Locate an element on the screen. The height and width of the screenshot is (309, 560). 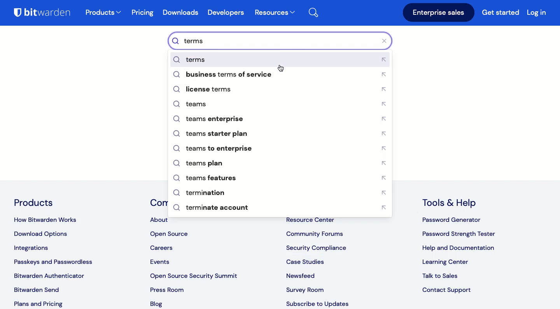
Log in is located at coordinates (537, 12).